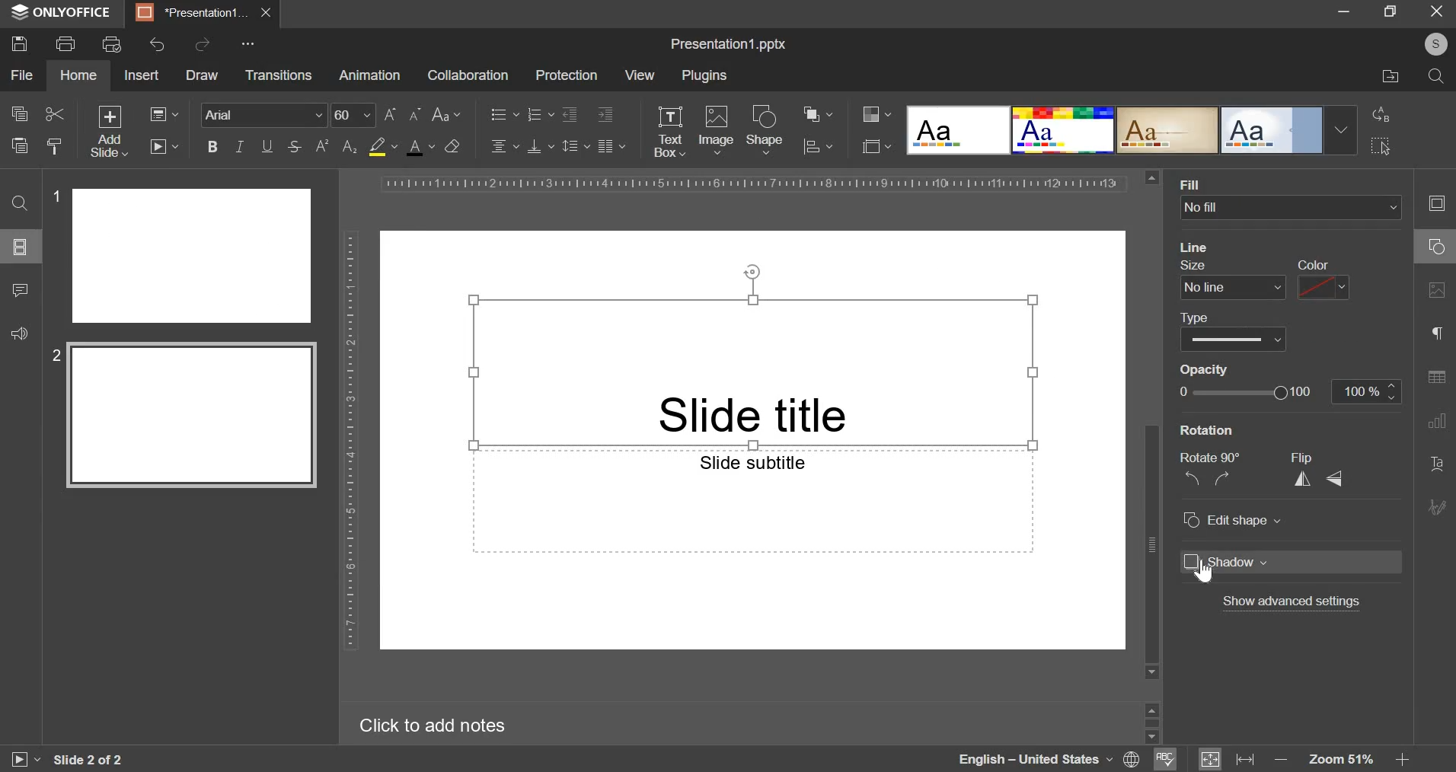  Describe the element at coordinates (265, 113) in the screenshot. I see `font` at that location.